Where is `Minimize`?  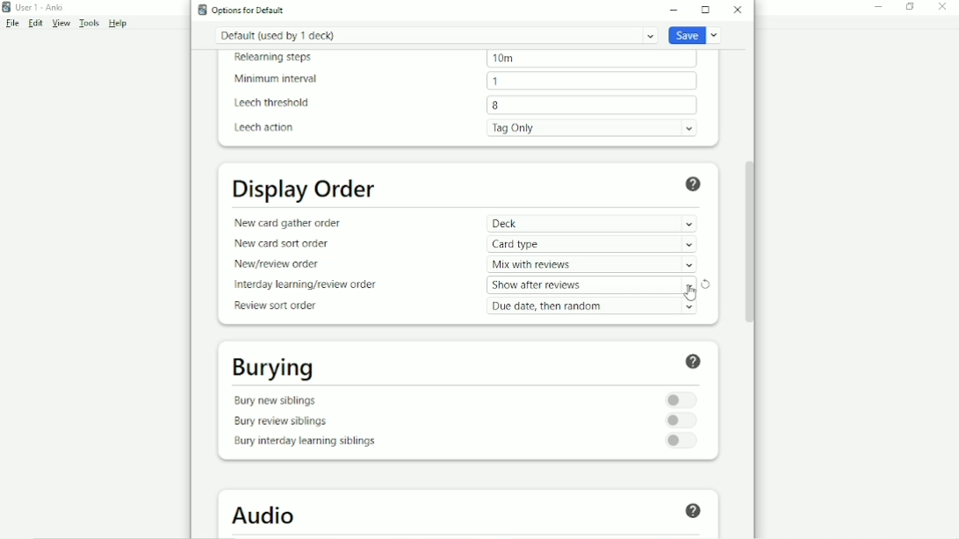 Minimize is located at coordinates (879, 8).